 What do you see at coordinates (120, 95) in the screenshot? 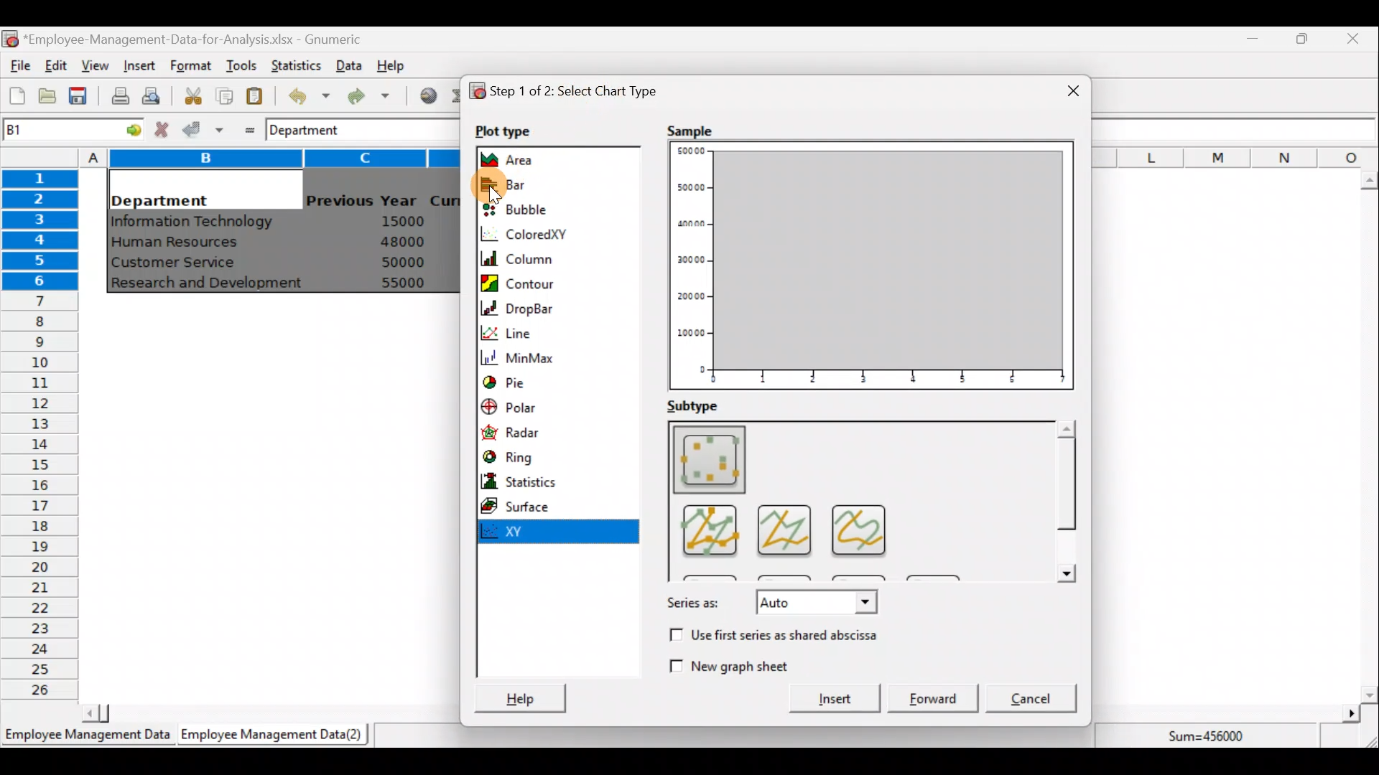
I see `Print current file` at bounding box center [120, 95].